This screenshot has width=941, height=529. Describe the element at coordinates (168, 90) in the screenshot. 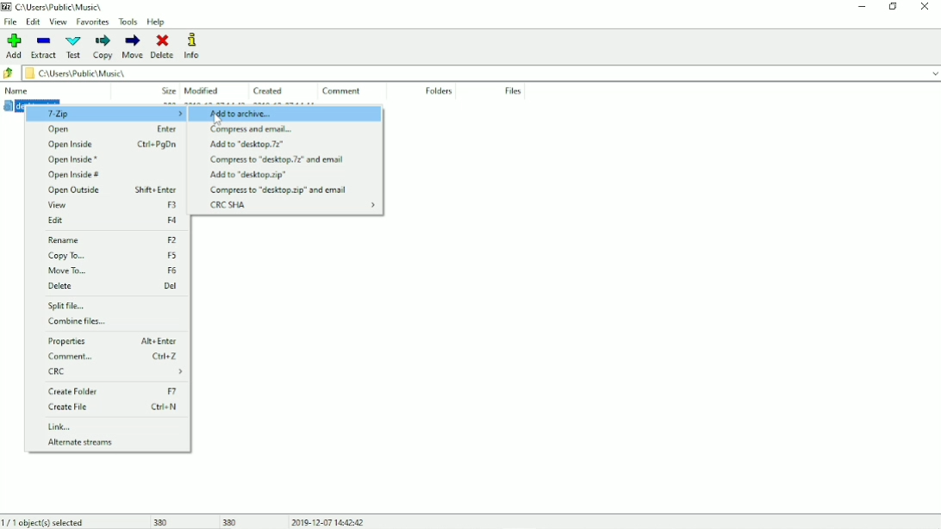

I see `Size` at that location.